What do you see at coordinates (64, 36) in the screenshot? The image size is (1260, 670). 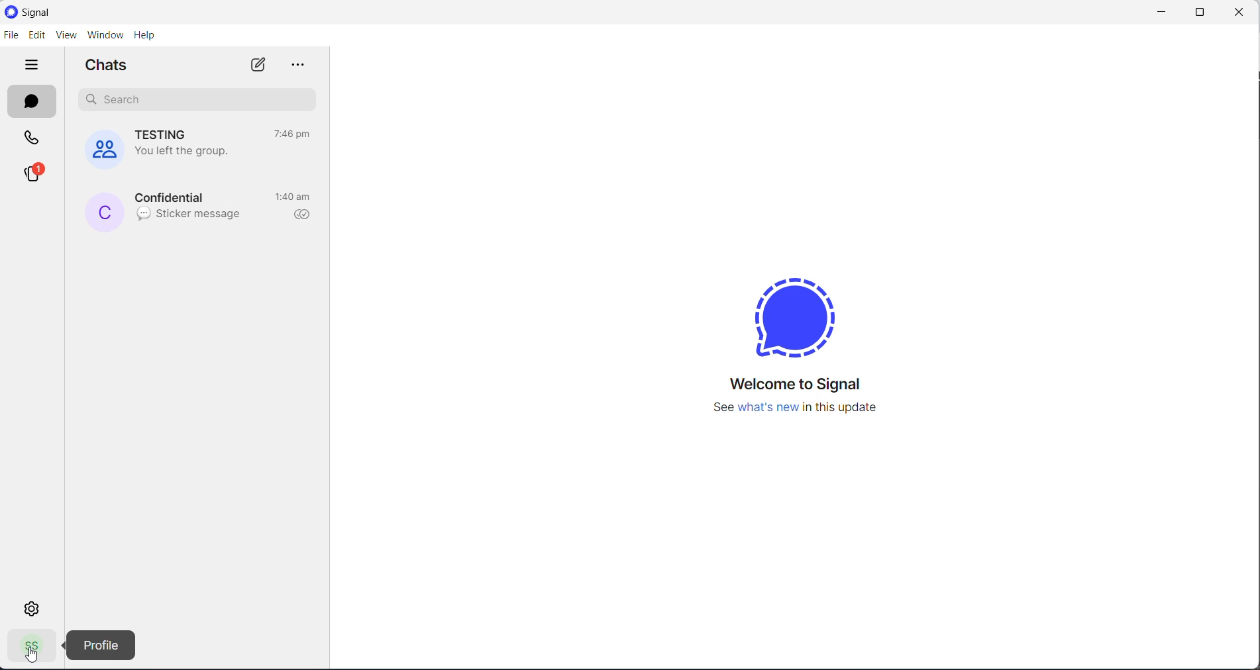 I see `VIEW` at bounding box center [64, 36].